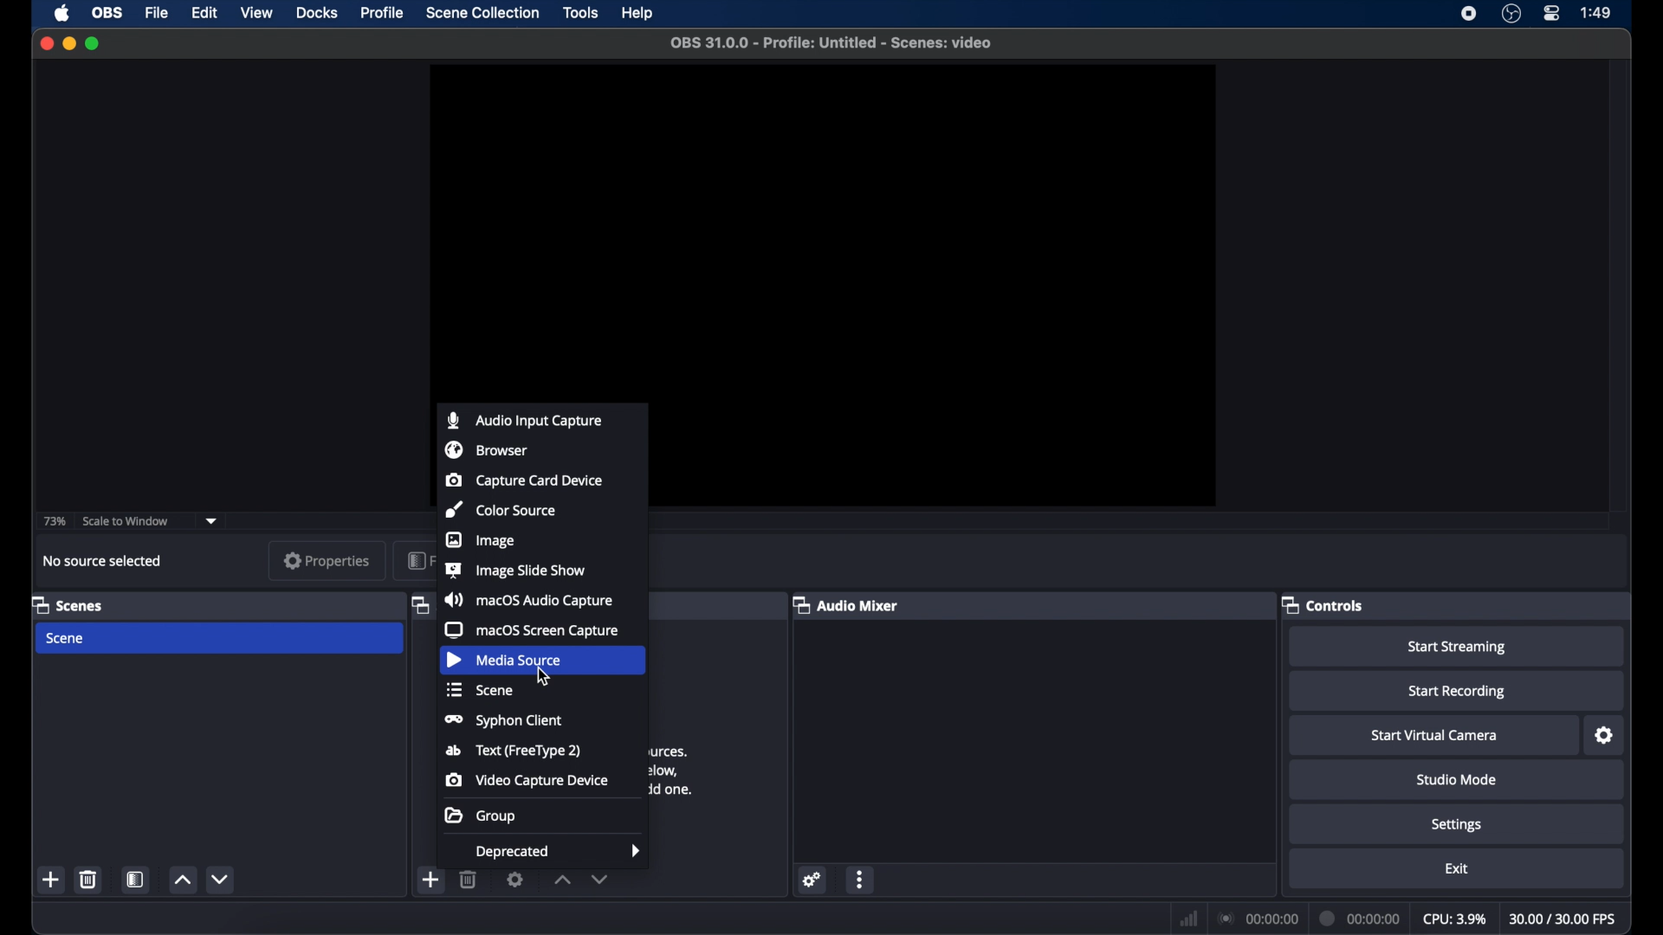  What do you see at coordinates (419, 560) in the screenshot?
I see `filters` at bounding box center [419, 560].